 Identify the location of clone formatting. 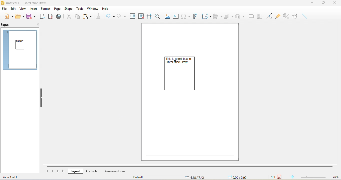
(100, 16).